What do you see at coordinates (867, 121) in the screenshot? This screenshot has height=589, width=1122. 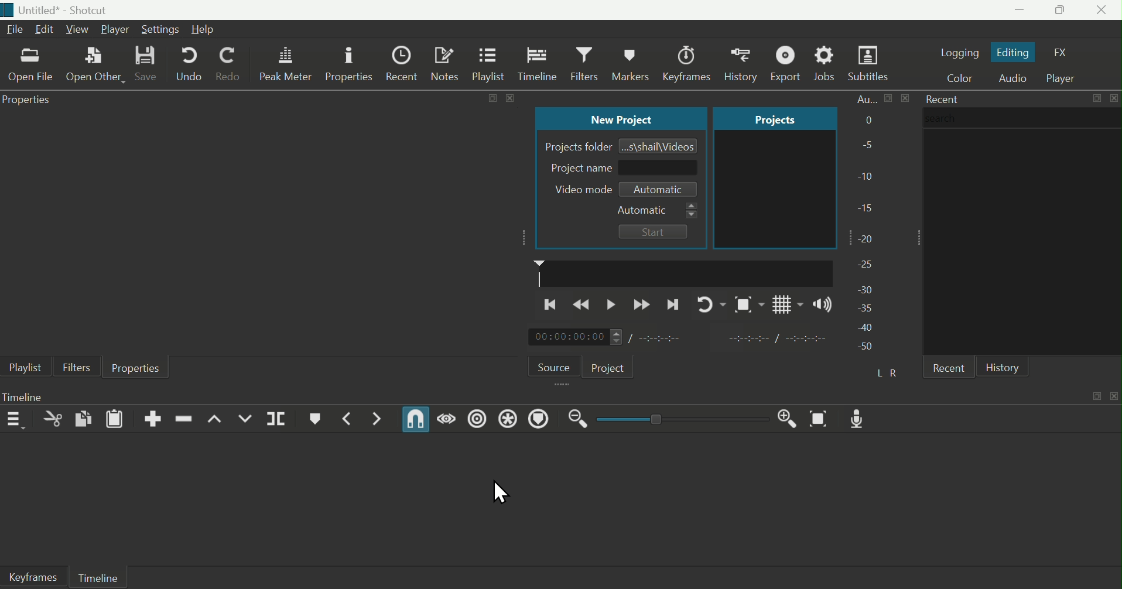 I see `0` at bounding box center [867, 121].